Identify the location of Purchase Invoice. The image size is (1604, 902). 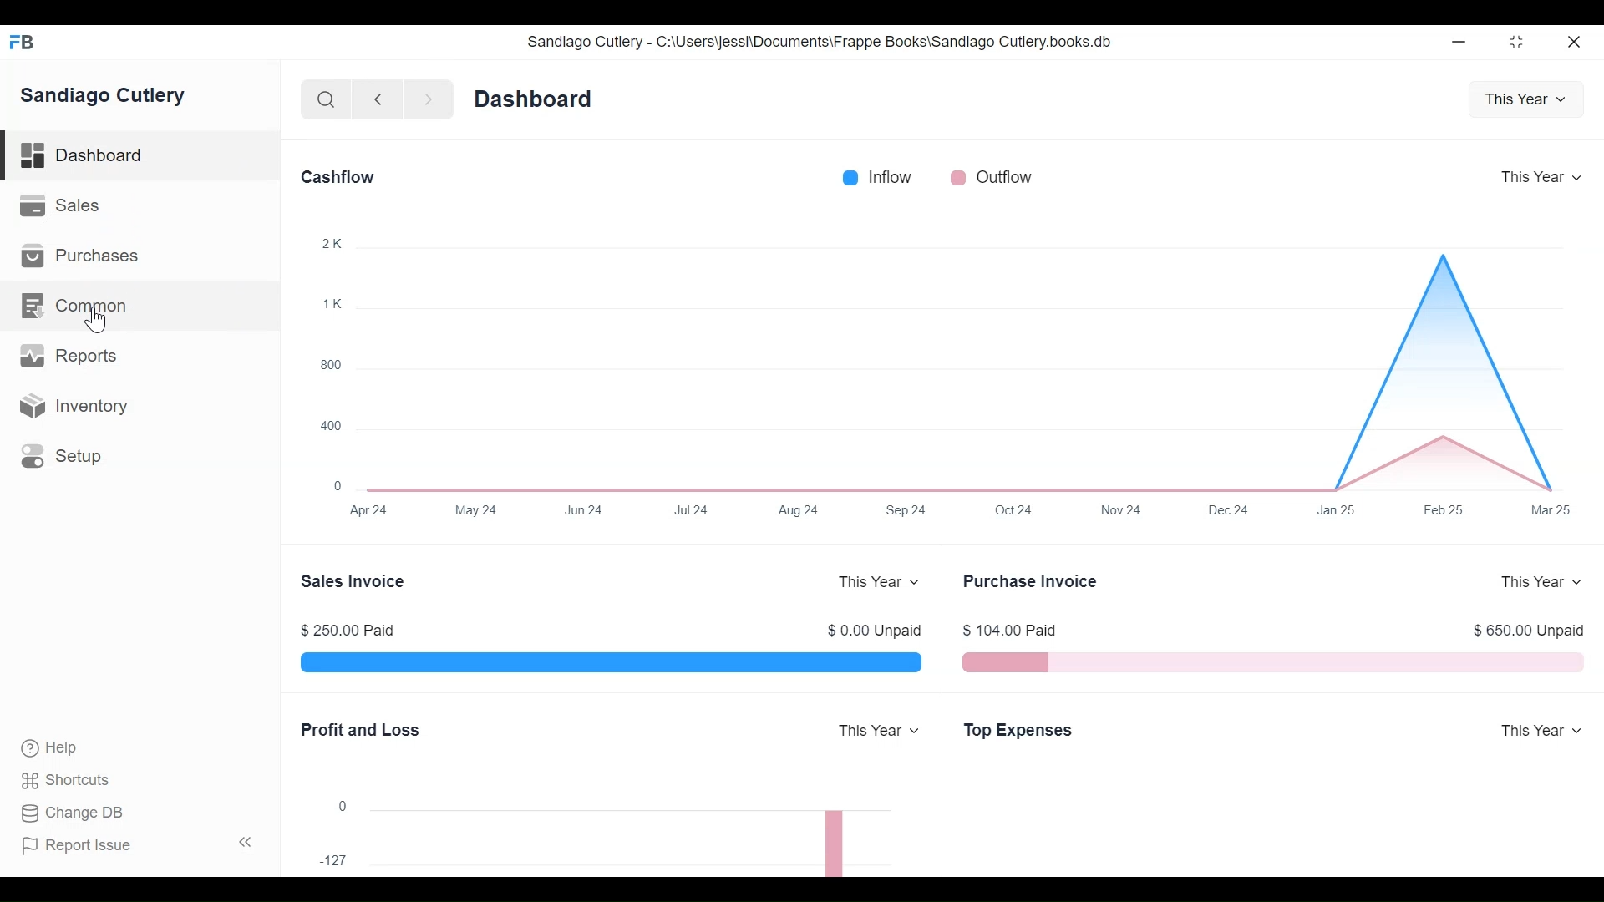
(1036, 580).